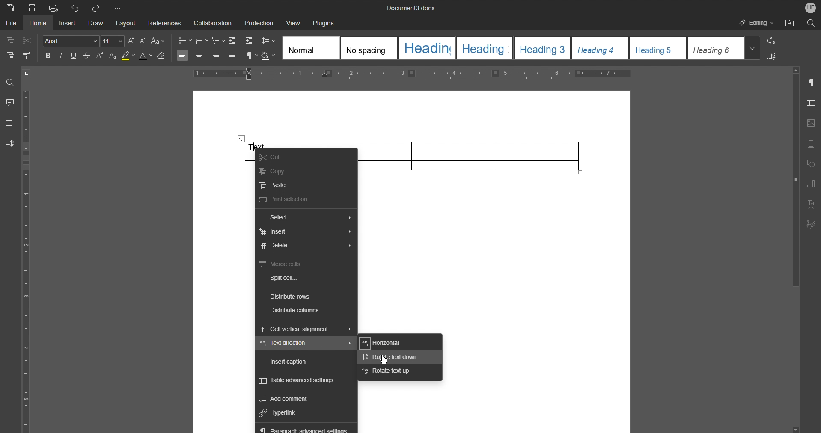 The image size is (821, 433). What do you see at coordinates (269, 56) in the screenshot?
I see `Shadow` at bounding box center [269, 56].